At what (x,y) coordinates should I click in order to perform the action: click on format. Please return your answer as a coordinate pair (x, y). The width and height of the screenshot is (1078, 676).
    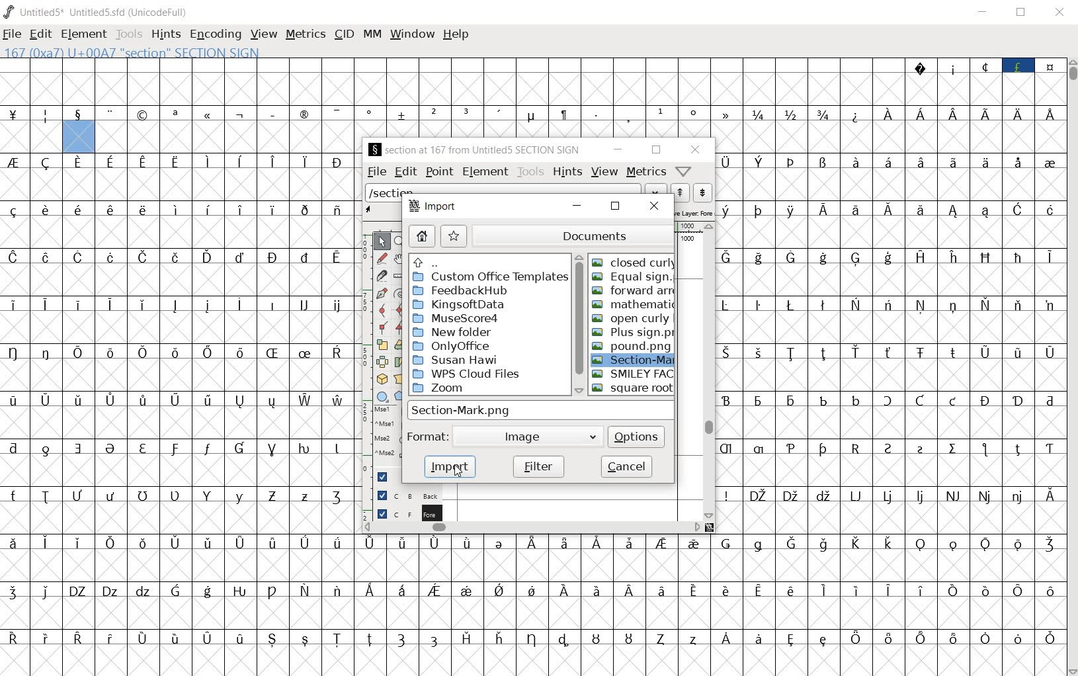
    Looking at the image, I should click on (428, 435).